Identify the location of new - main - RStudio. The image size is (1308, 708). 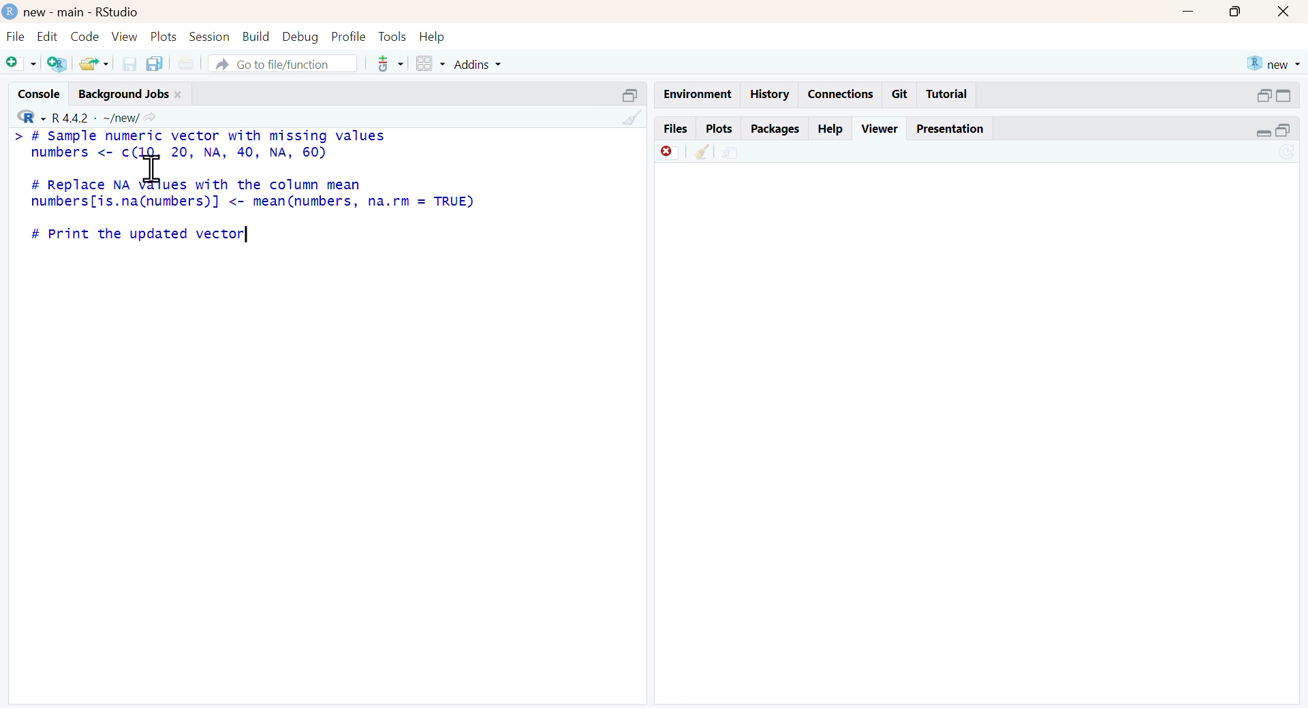
(84, 13).